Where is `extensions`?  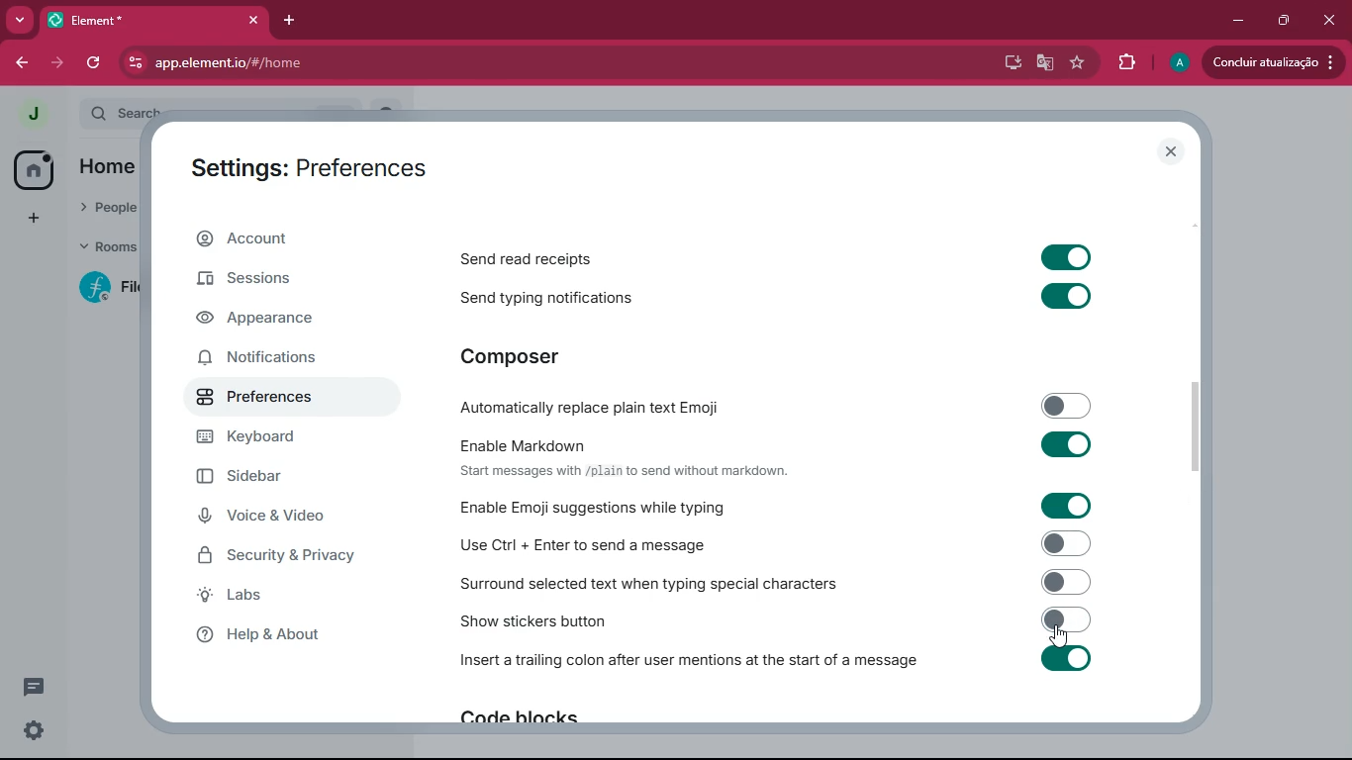
extensions is located at coordinates (1125, 63).